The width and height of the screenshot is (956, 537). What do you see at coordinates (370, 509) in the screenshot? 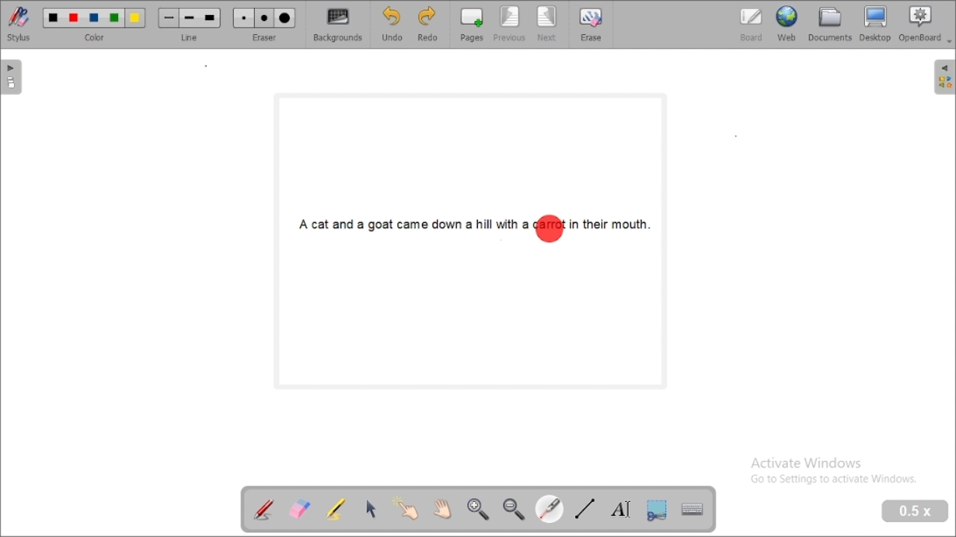
I see `select and modify objects` at bounding box center [370, 509].